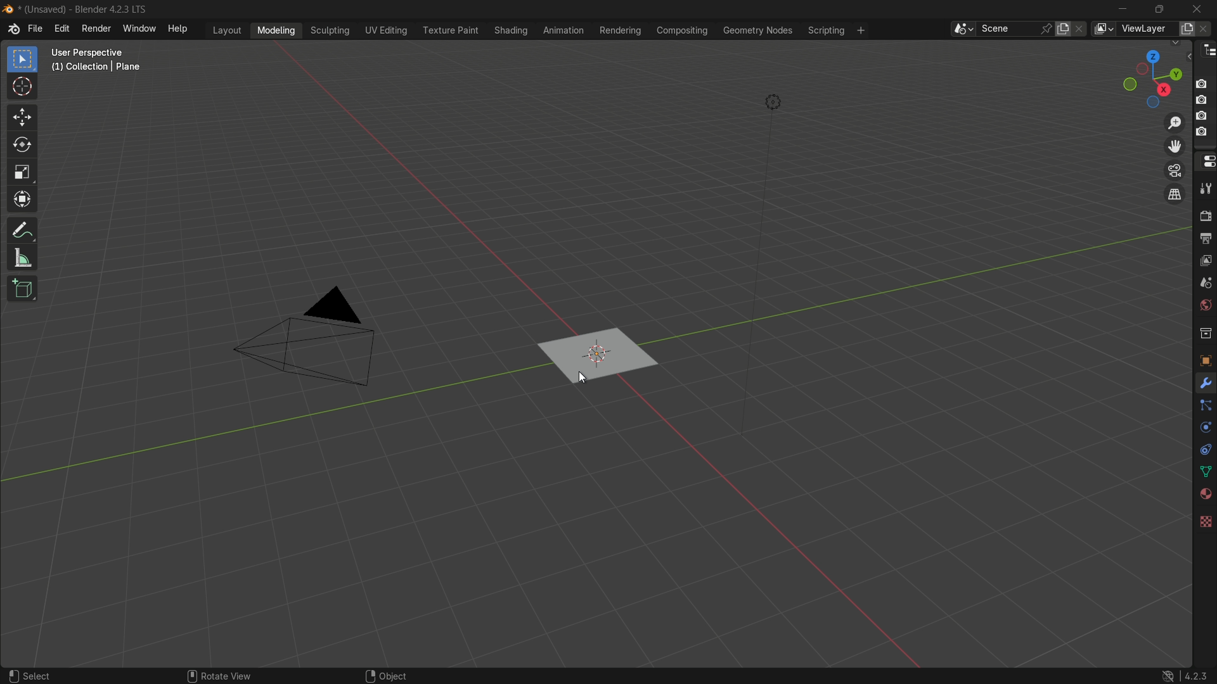 Image resolution: width=1217 pixels, height=684 pixels. Describe the element at coordinates (1204, 215) in the screenshot. I see `render` at that location.